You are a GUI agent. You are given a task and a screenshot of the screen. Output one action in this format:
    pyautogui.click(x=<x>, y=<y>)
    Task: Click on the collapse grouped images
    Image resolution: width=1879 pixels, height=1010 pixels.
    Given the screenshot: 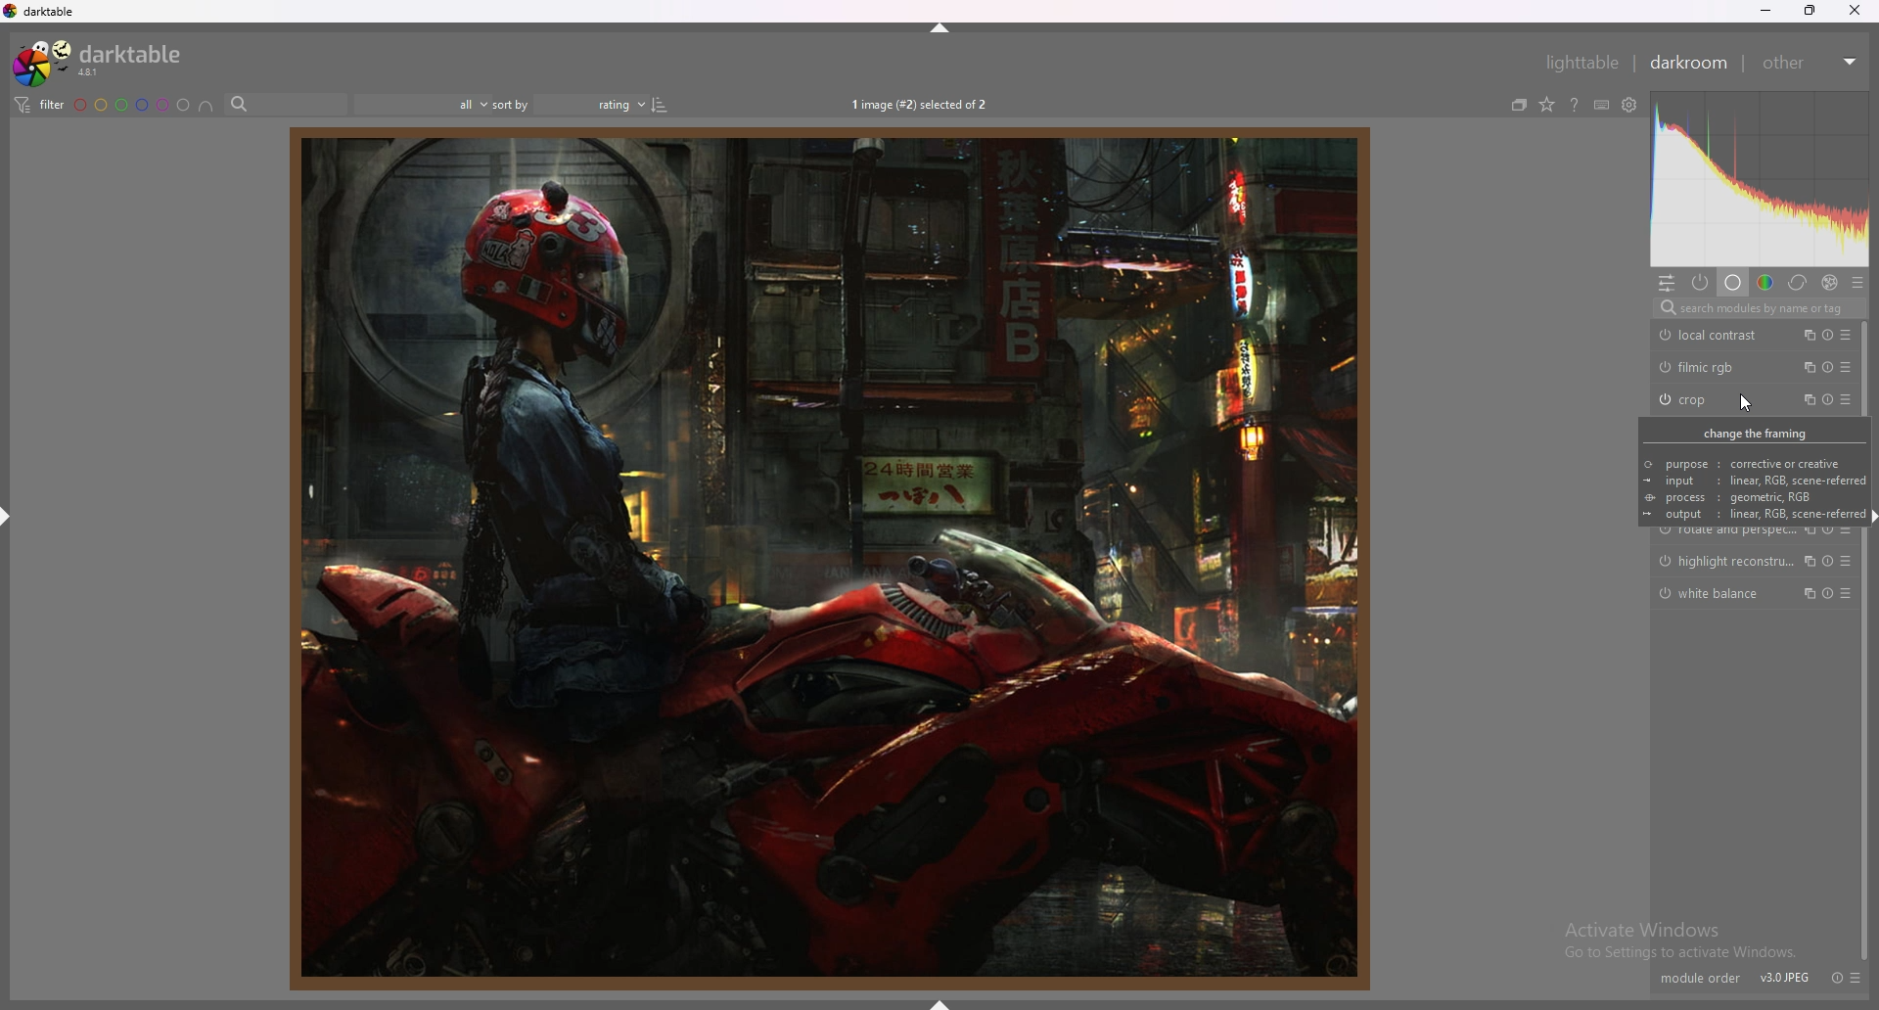 What is the action you would take?
    pyautogui.click(x=1519, y=105)
    